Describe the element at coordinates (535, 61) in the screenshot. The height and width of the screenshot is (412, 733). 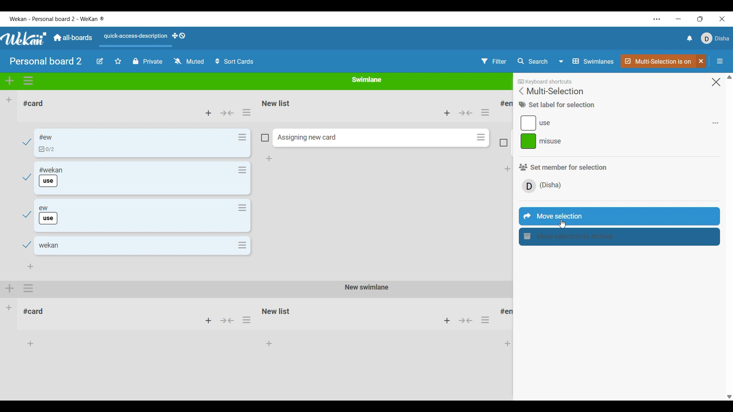
I see `Search` at that location.